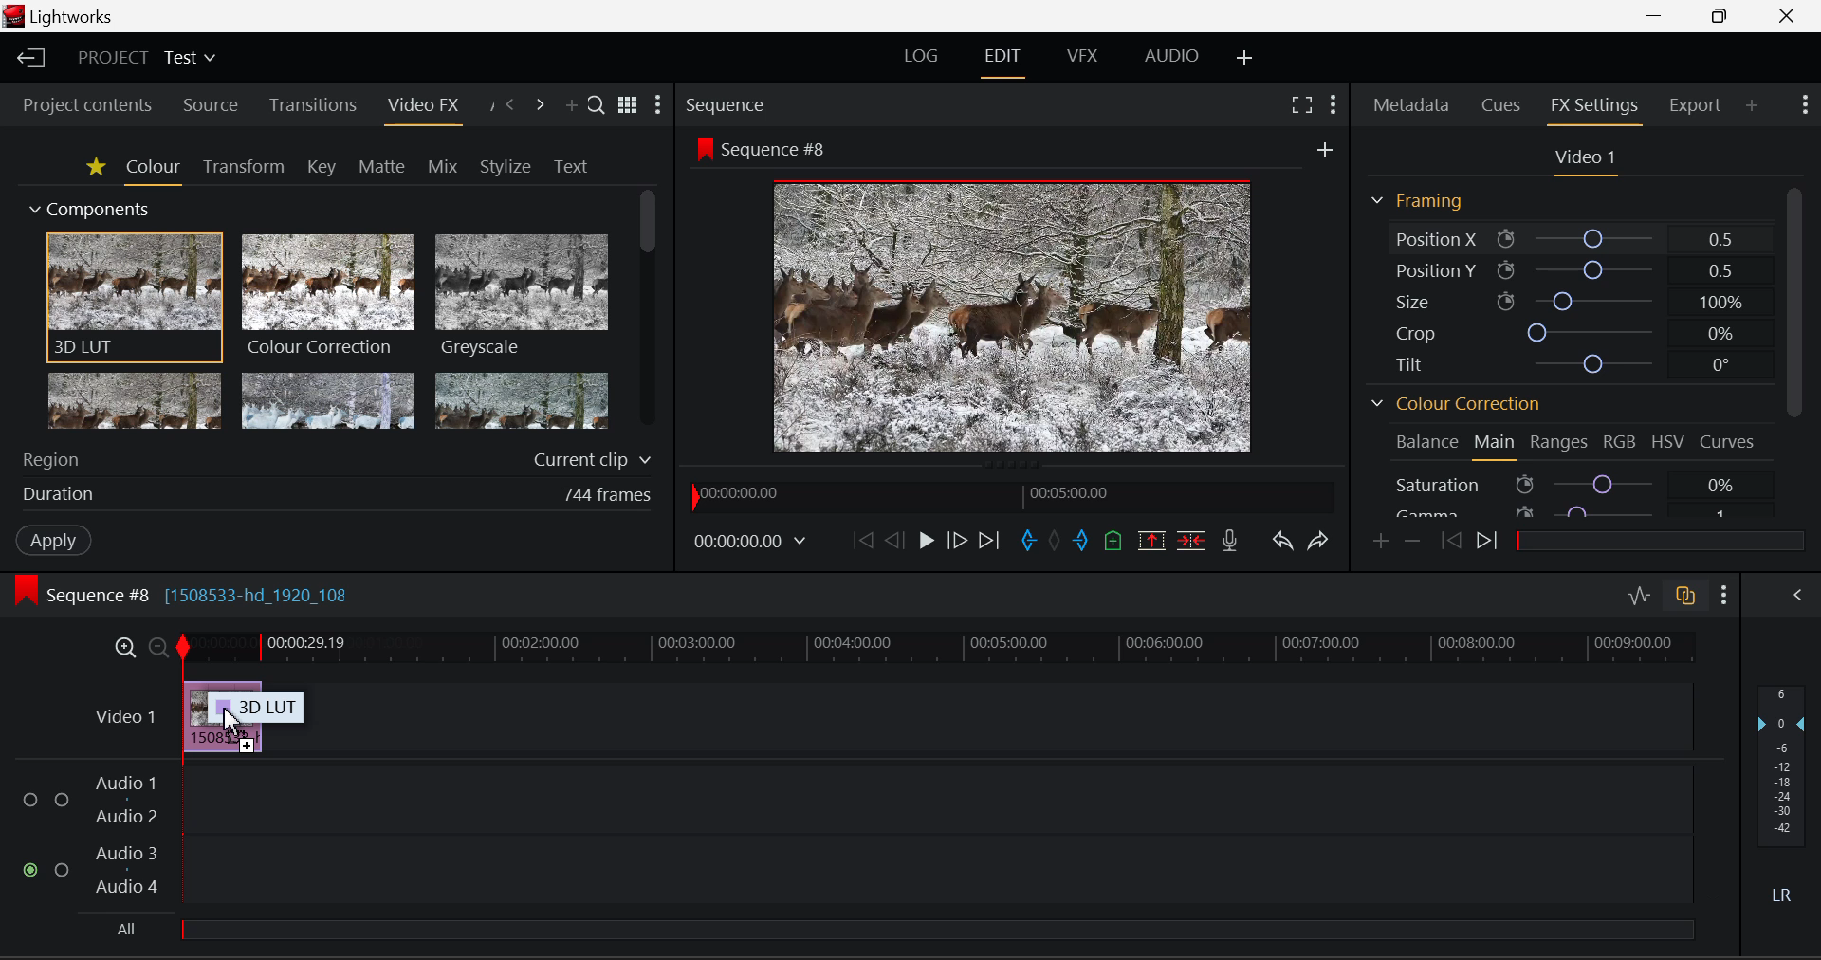 The width and height of the screenshot is (1821, 960). I want to click on Mosaic, so click(329, 402).